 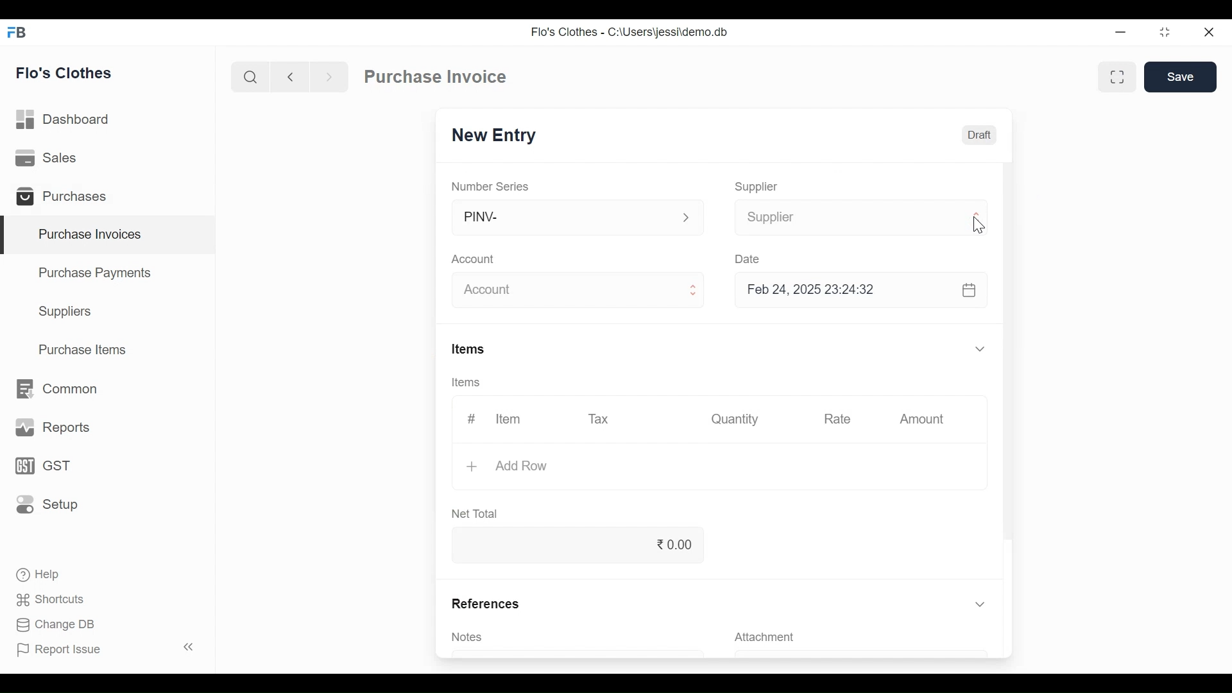 What do you see at coordinates (468, 348) in the screenshot?
I see `Items` at bounding box center [468, 348].